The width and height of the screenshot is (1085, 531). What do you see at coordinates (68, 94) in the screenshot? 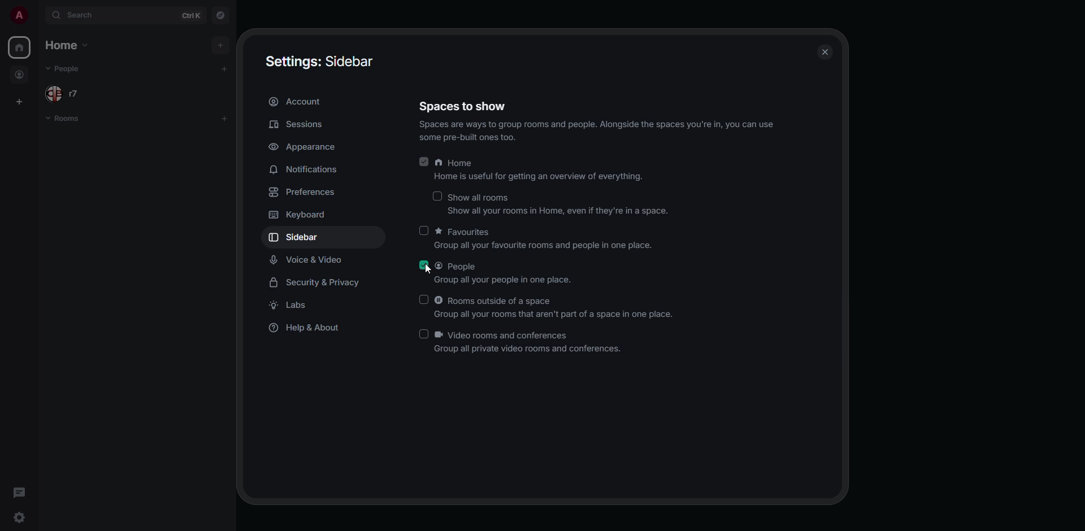
I see `people` at bounding box center [68, 94].